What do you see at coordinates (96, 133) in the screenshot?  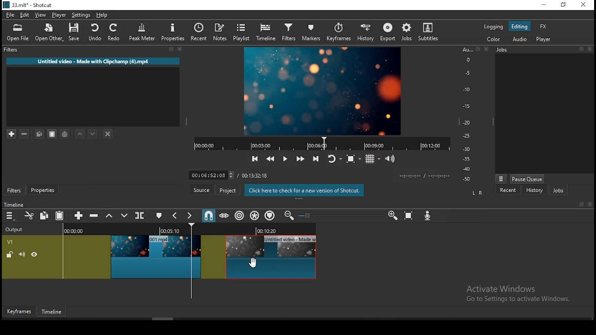 I see `move filter down` at bounding box center [96, 133].